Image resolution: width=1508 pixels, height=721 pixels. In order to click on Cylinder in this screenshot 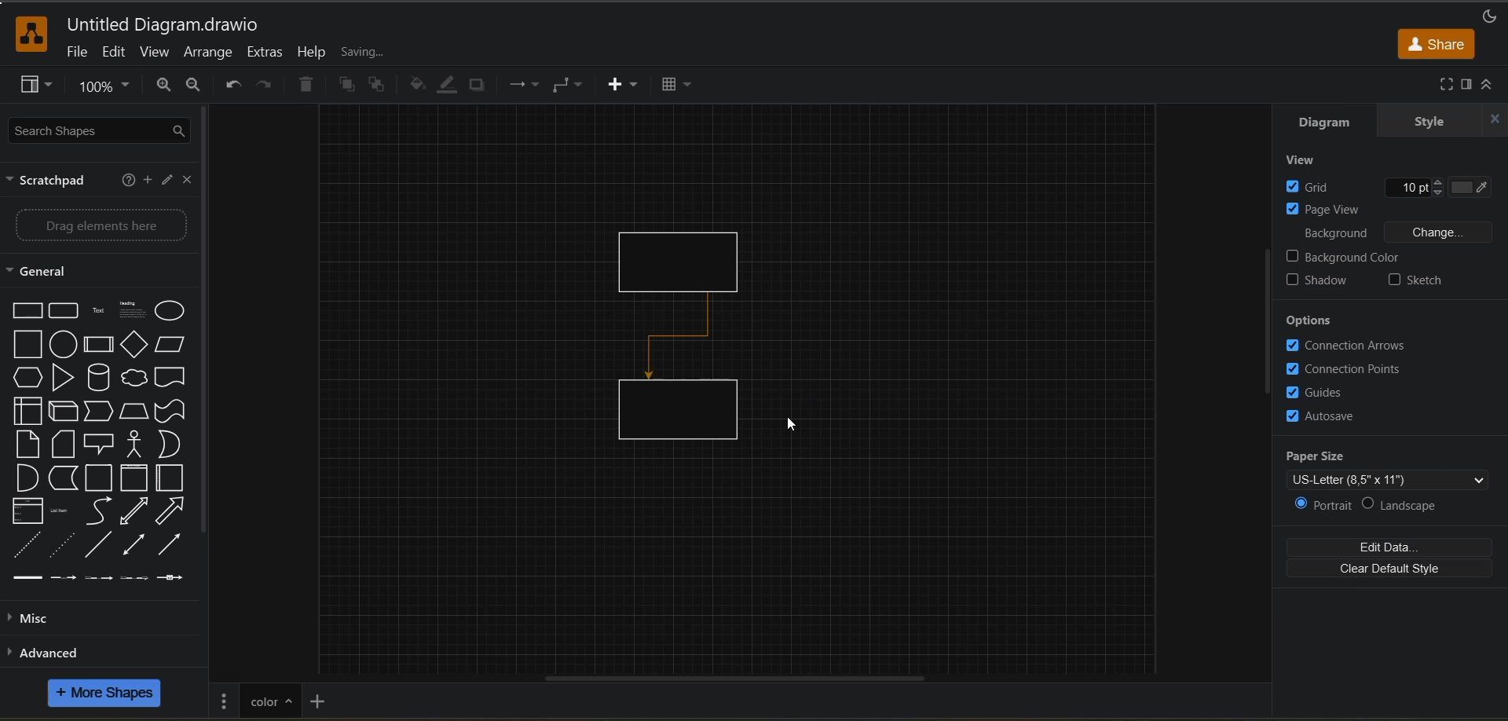, I will do `click(99, 378)`.